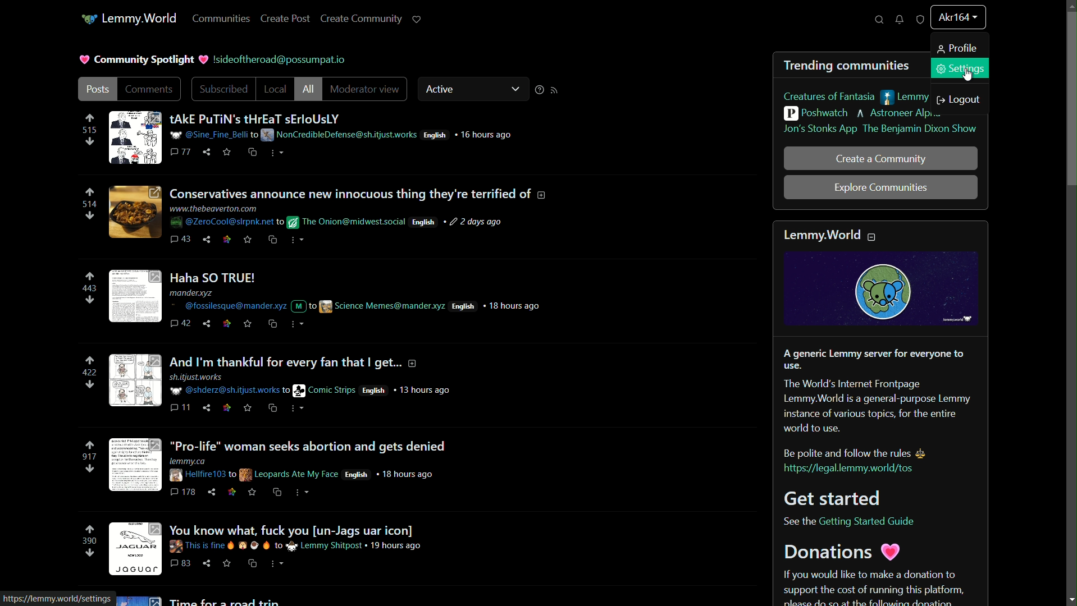 This screenshot has width=1077, height=606. What do you see at coordinates (829, 98) in the screenshot?
I see `creatures of fantasia` at bounding box center [829, 98].